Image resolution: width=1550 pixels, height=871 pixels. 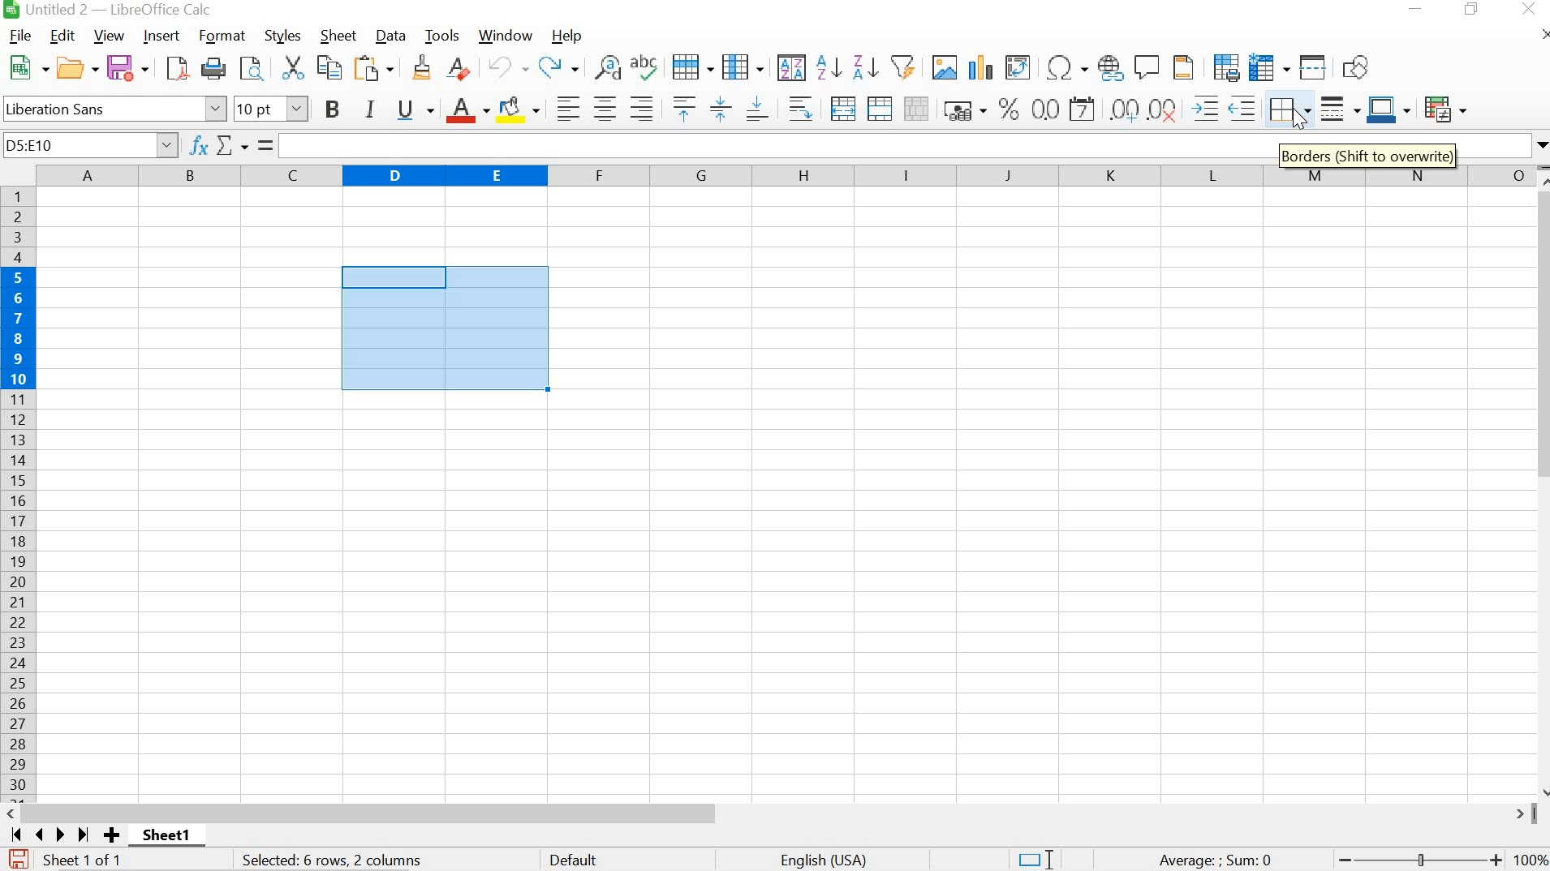 What do you see at coordinates (337, 35) in the screenshot?
I see `SHEET` at bounding box center [337, 35].